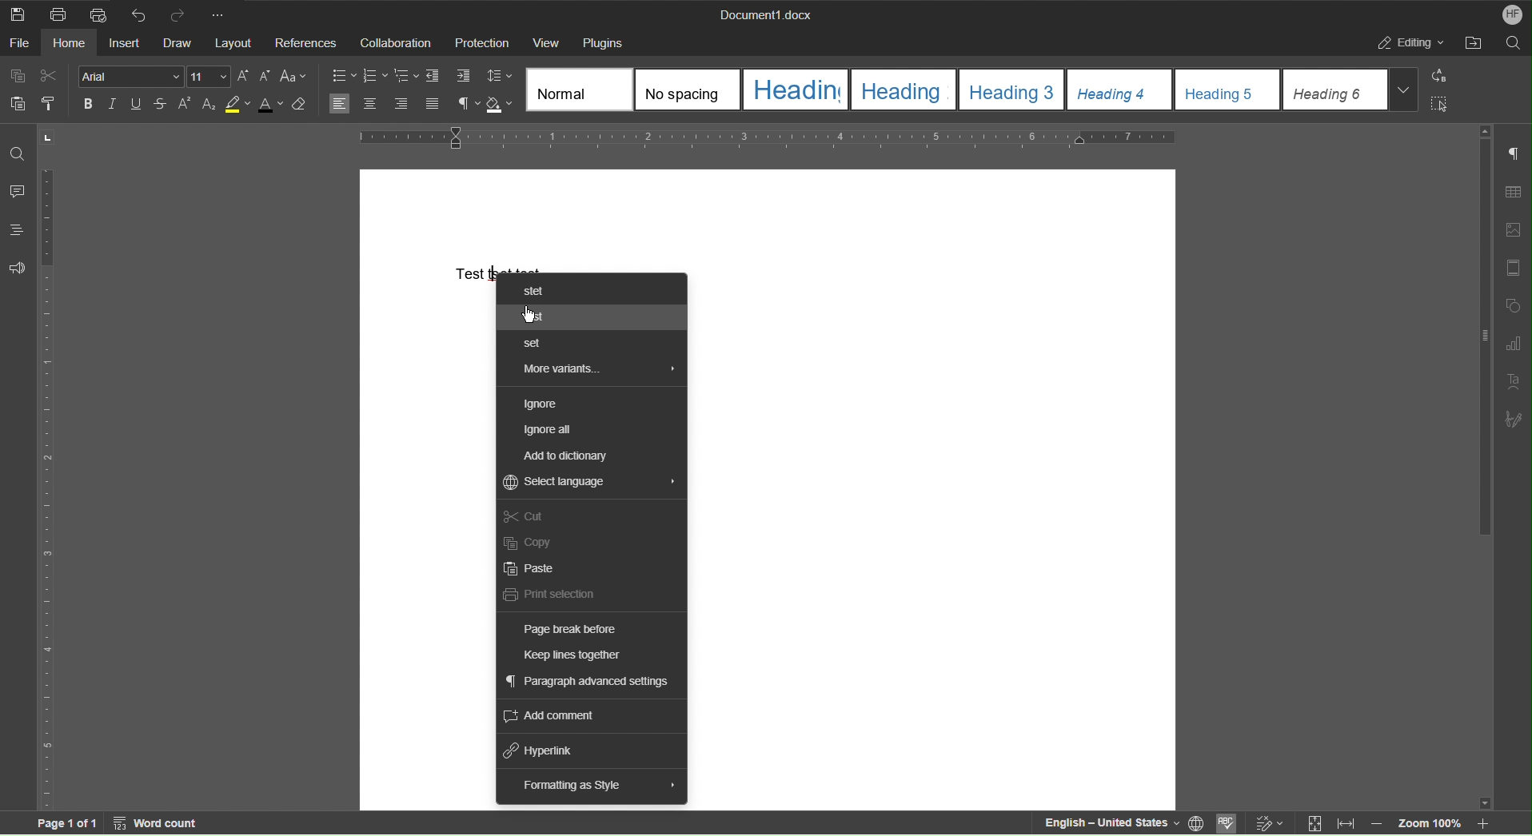 The height and width of the screenshot is (836, 1532). Describe the element at coordinates (1513, 193) in the screenshot. I see `Table` at that location.